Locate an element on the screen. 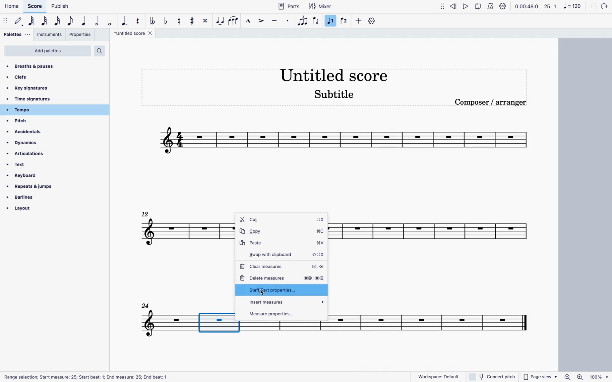  staff/part properties is located at coordinates (280, 290).